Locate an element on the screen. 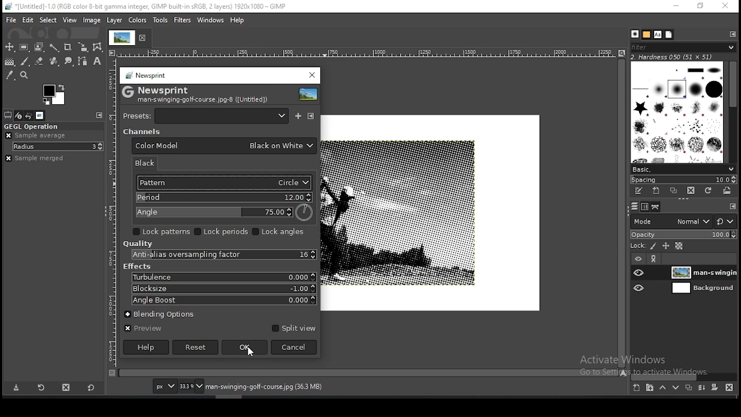 This screenshot has height=417, width=741. ok is located at coordinates (245, 348).